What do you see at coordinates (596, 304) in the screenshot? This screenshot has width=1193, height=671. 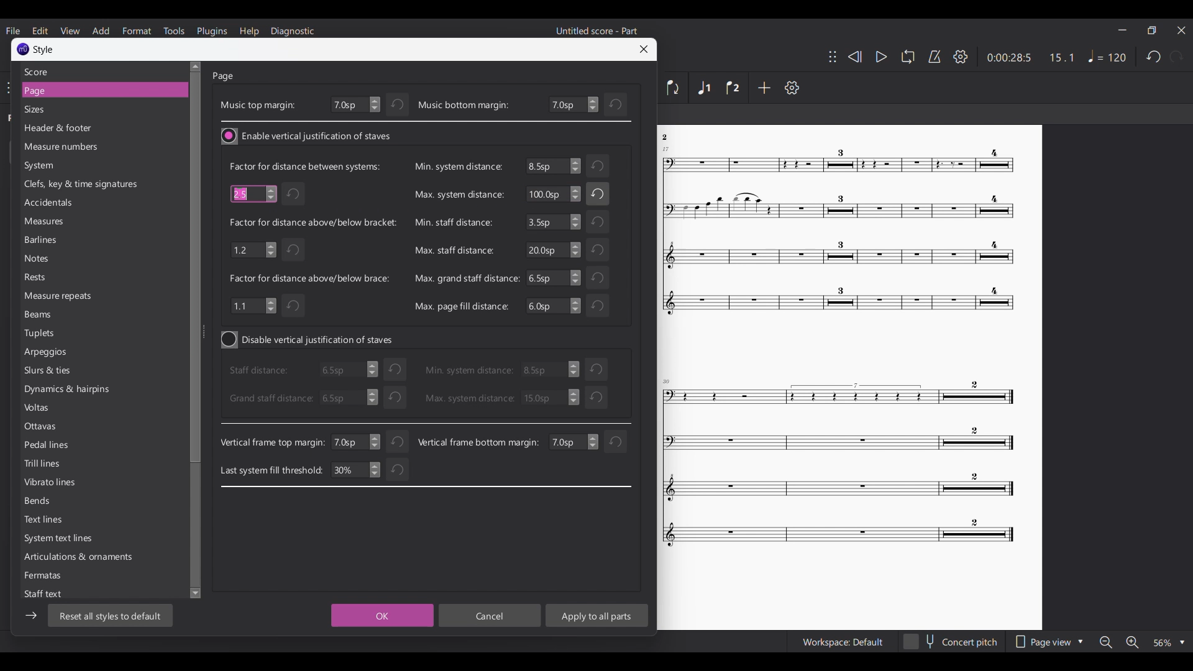 I see `Undo` at bounding box center [596, 304].